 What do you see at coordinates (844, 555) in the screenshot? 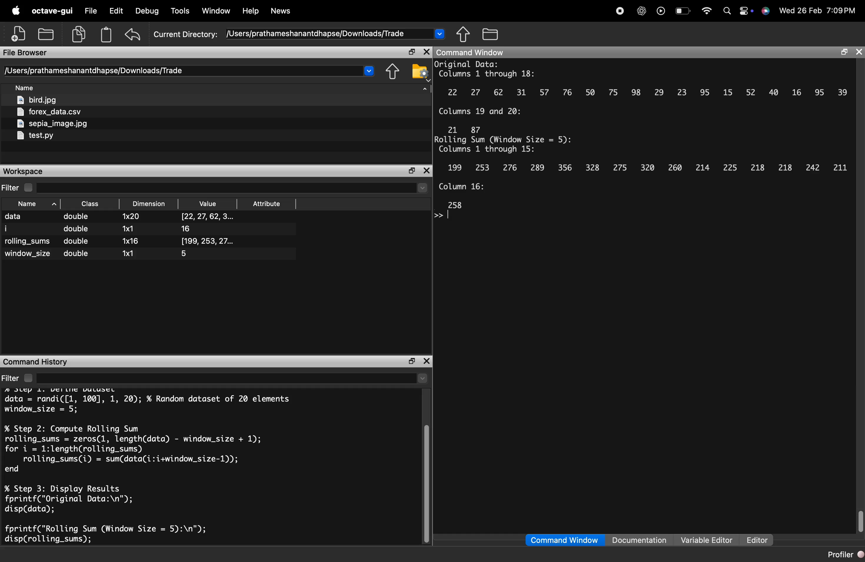
I see `profiler` at bounding box center [844, 555].